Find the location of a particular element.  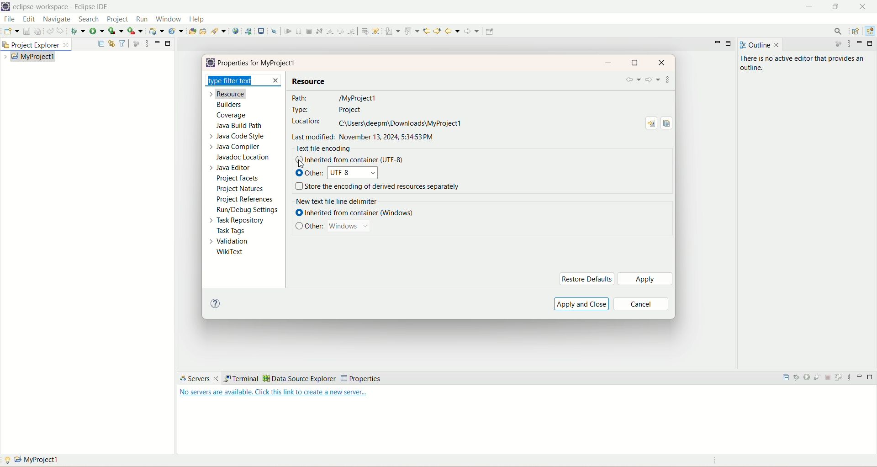

collapse all is located at coordinates (786, 380).